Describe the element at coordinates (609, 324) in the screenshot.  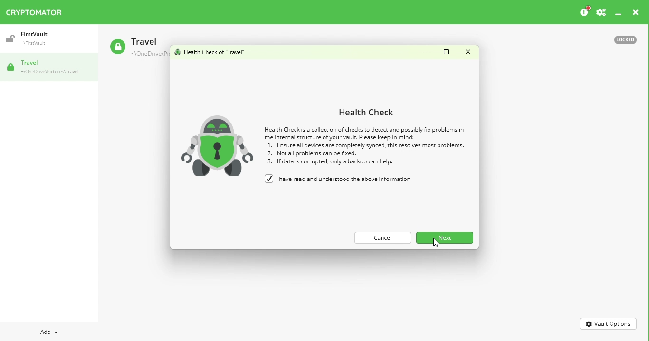
I see `Vault Options` at that location.